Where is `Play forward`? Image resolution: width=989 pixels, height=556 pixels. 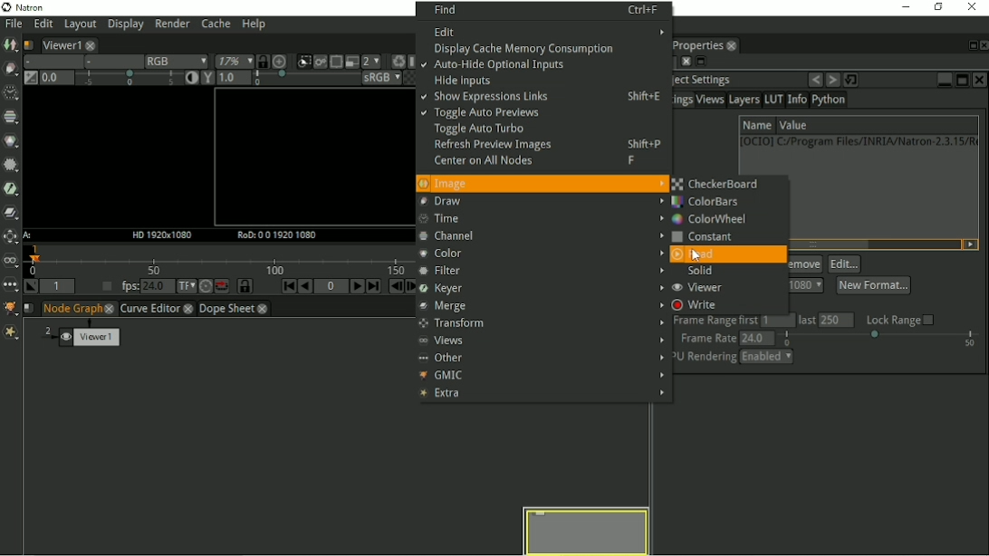 Play forward is located at coordinates (354, 286).